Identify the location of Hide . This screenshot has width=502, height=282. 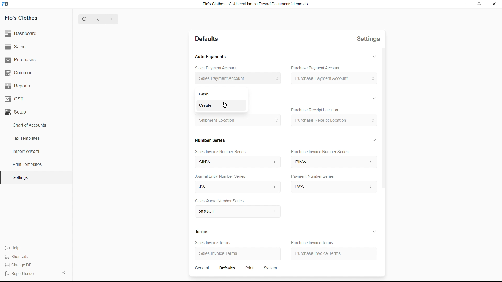
(374, 98).